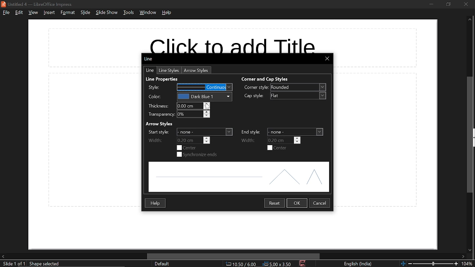 The width and height of the screenshot is (475, 267). I want to click on line, so click(148, 70).